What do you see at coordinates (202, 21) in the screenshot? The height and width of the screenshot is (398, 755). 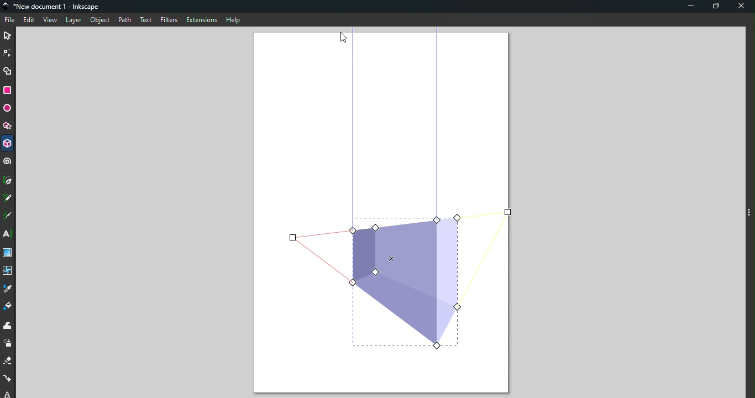 I see `Extensions` at bounding box center [202, 21].